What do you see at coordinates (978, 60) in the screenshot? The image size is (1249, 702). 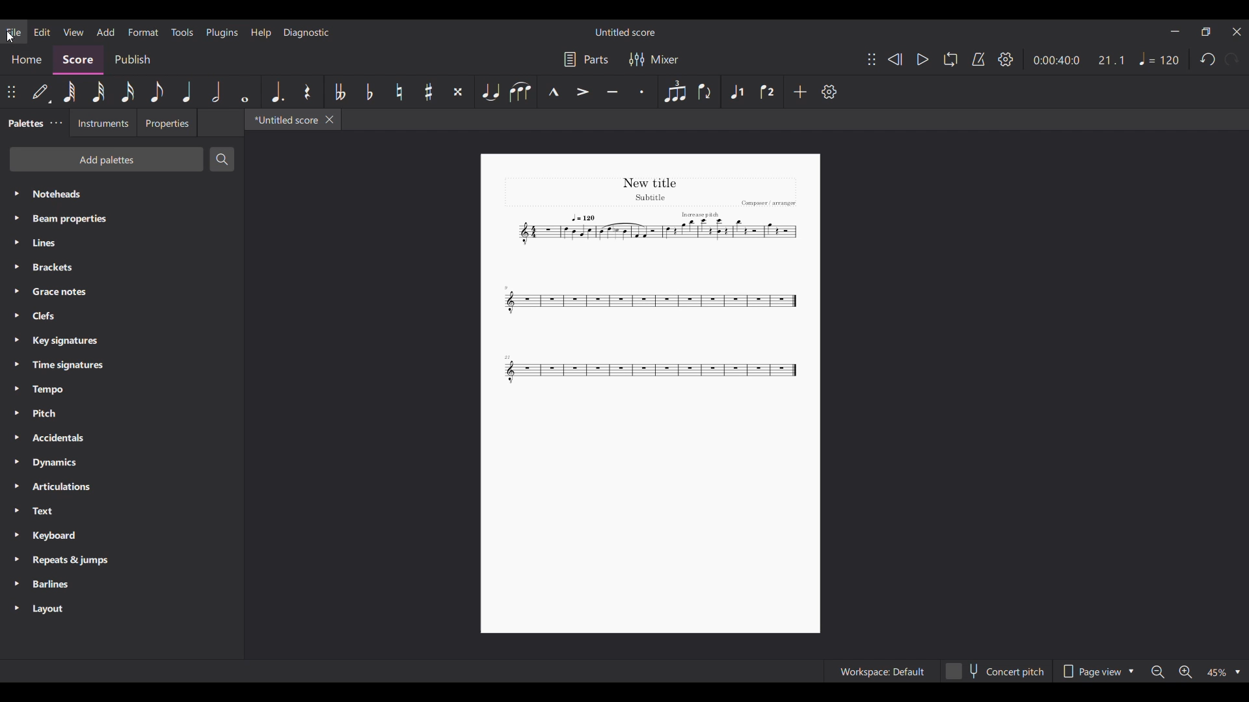 I see `Metronome` at bounding box center [978, 60].